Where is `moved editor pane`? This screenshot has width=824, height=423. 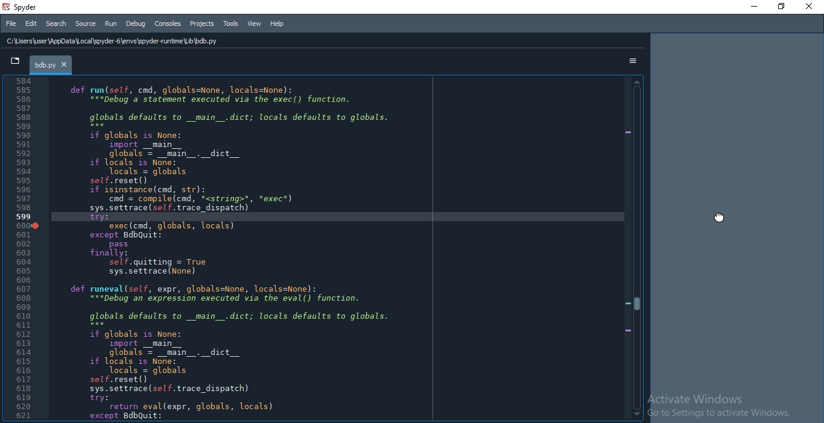 moved editor pane is located at coordinates (324, 249).